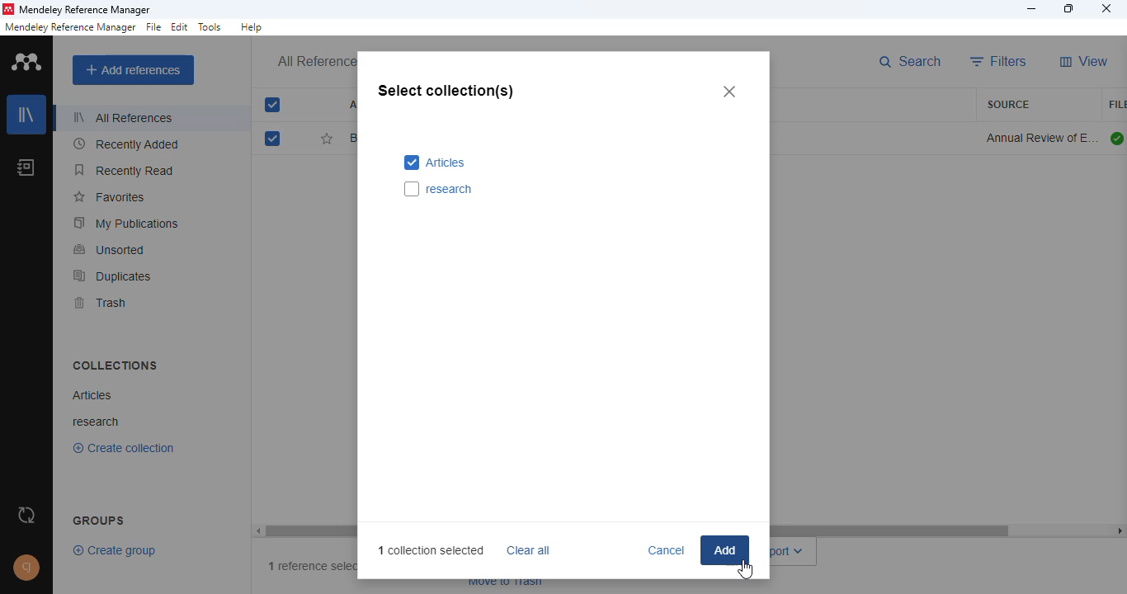 This screenshot has width=1127, height=594. I want to click on trash, so click(101, 303).